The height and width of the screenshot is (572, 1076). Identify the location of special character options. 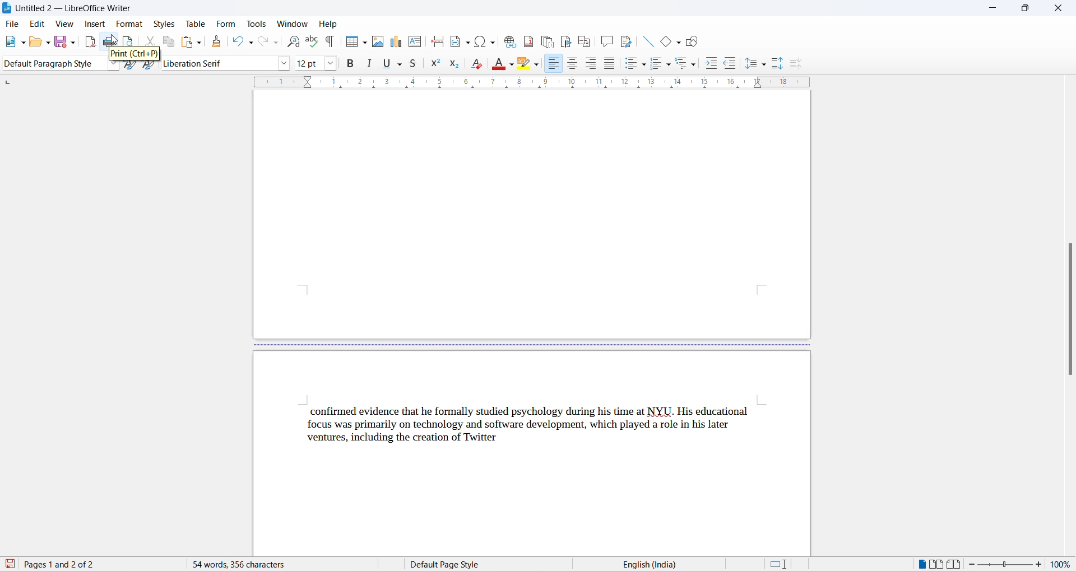
(493, 41).